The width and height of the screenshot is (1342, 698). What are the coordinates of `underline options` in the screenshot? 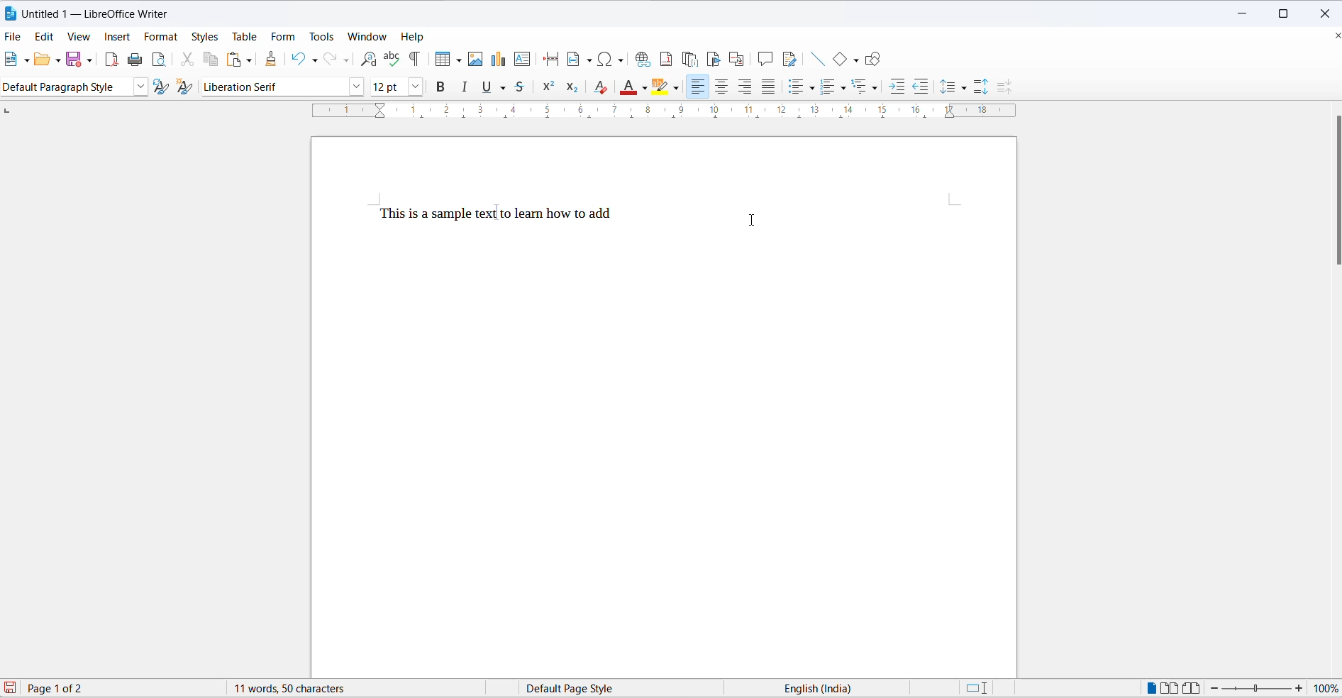 It's located at (507, 88).